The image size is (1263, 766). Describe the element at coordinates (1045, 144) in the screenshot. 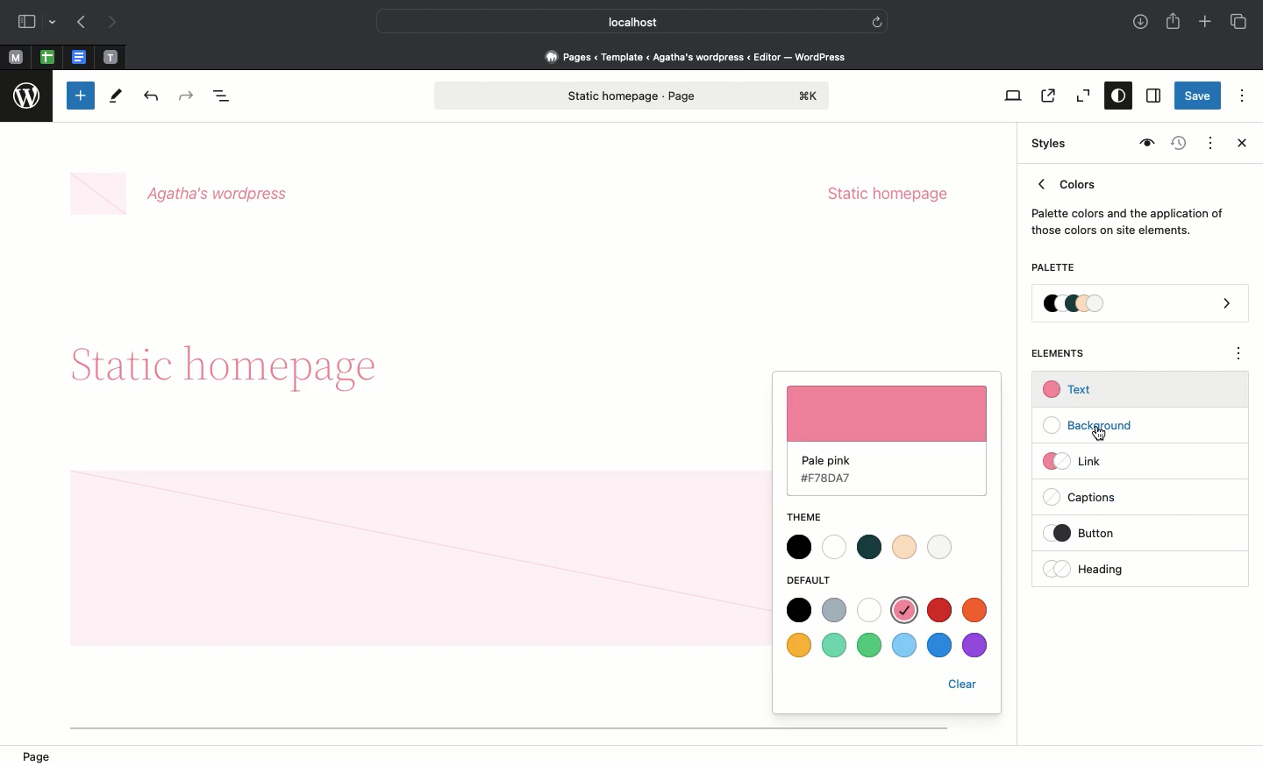

I see `Styles` at that location.